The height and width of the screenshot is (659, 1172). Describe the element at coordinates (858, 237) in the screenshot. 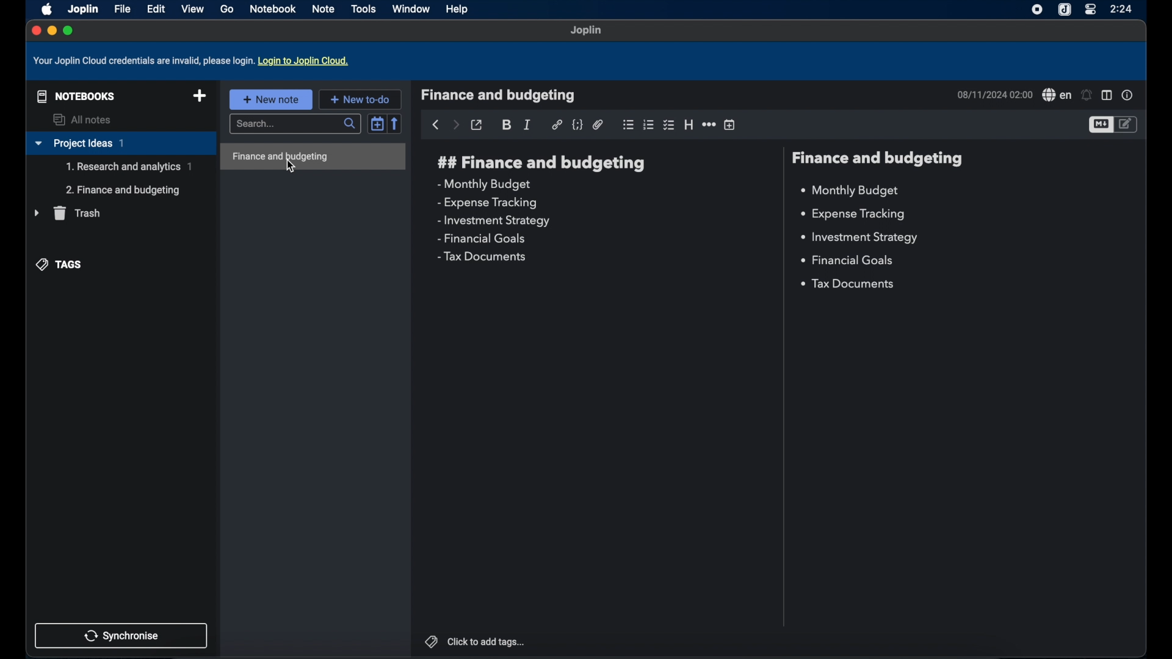

I see `investment strategy` at that location.